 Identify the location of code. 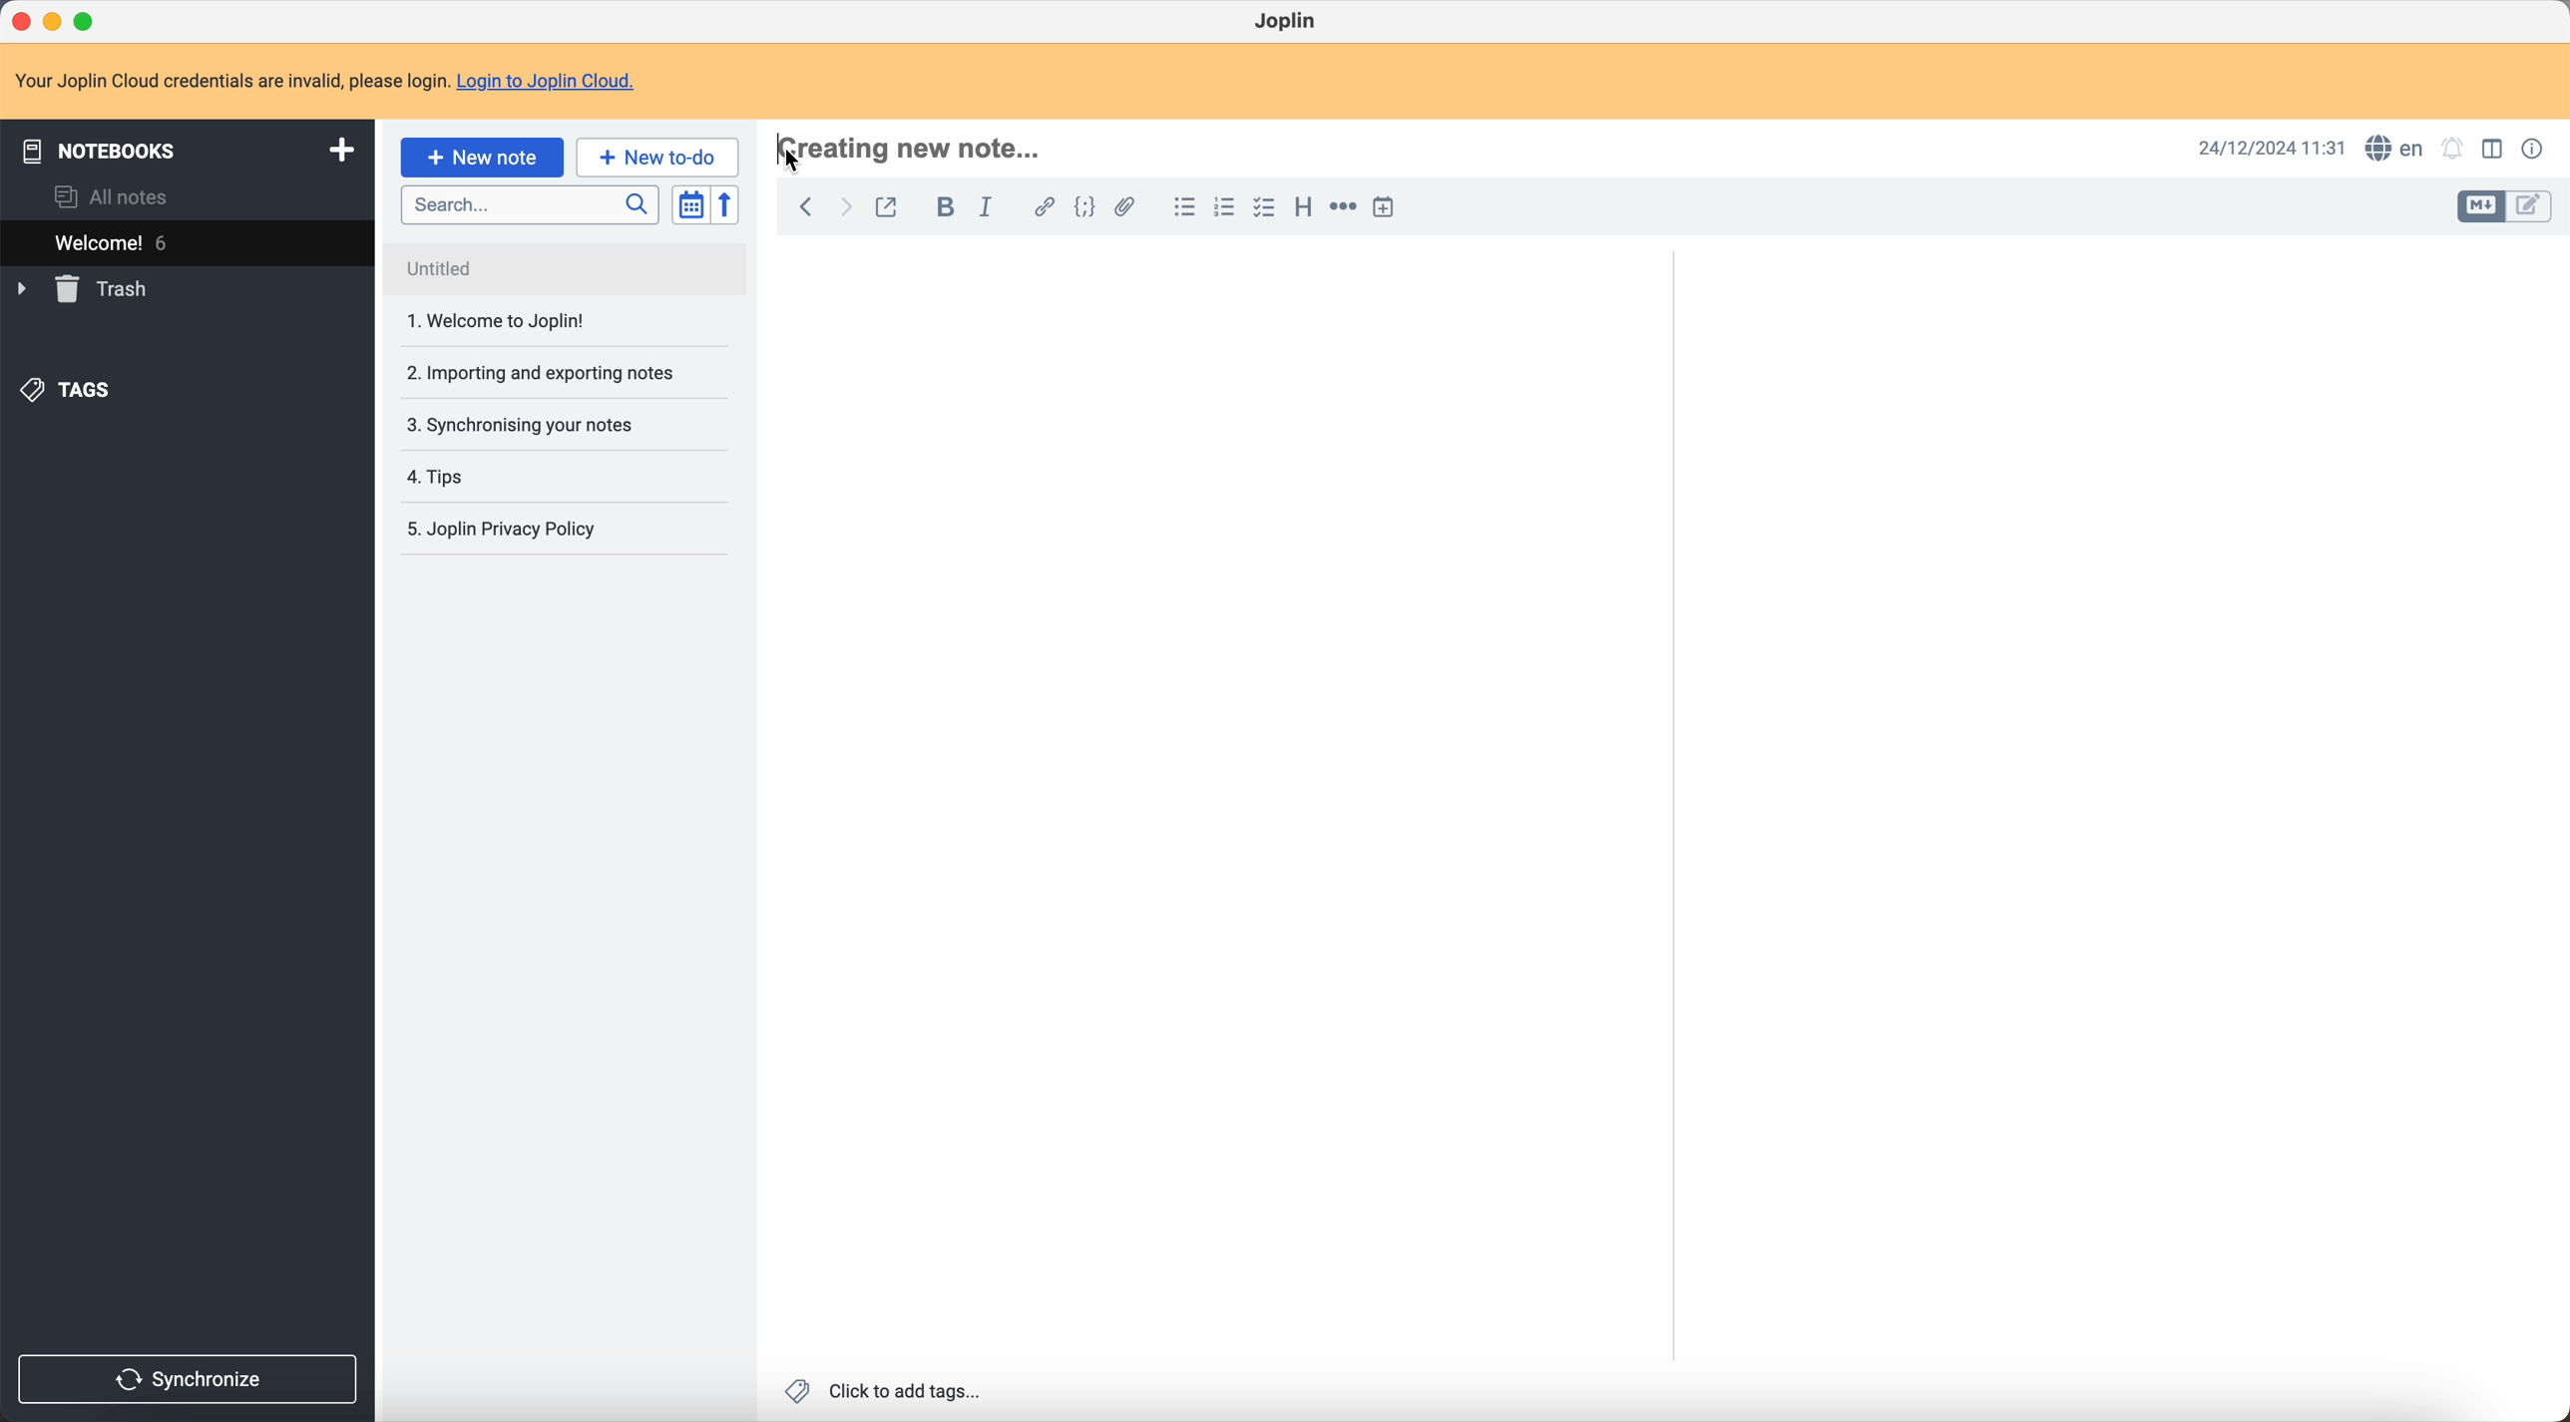
(1084, 208).